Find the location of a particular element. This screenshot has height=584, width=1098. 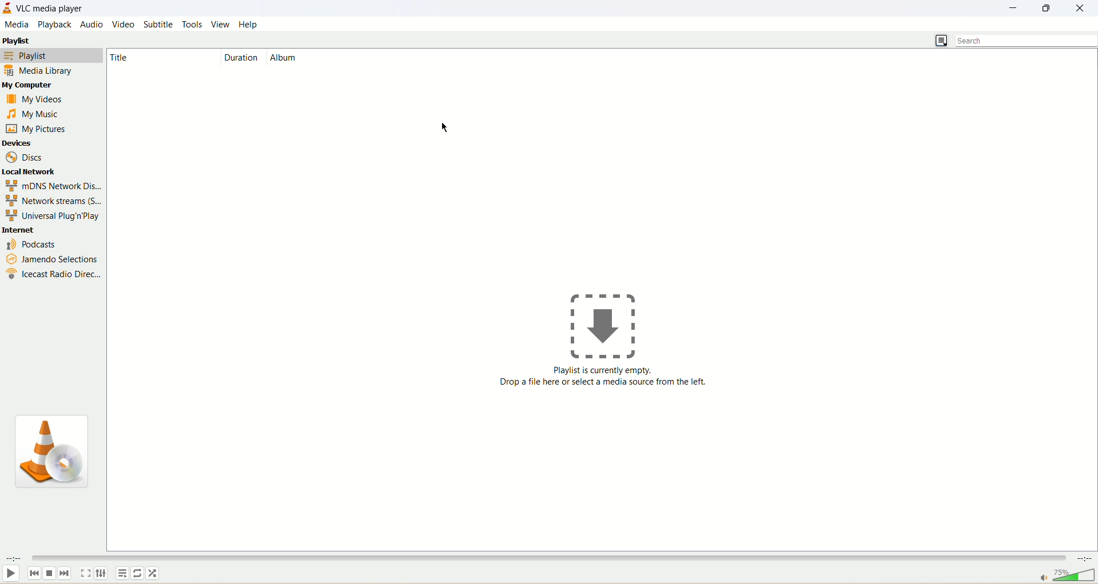

my computer is located at coordinates (29, 84).